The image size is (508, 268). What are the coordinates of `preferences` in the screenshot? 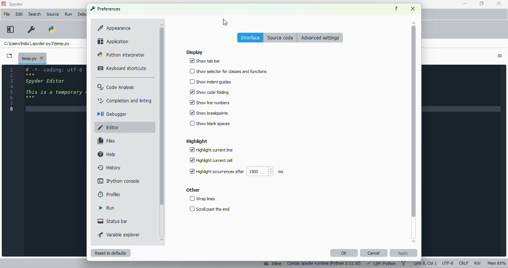 It's located at (32, 30).